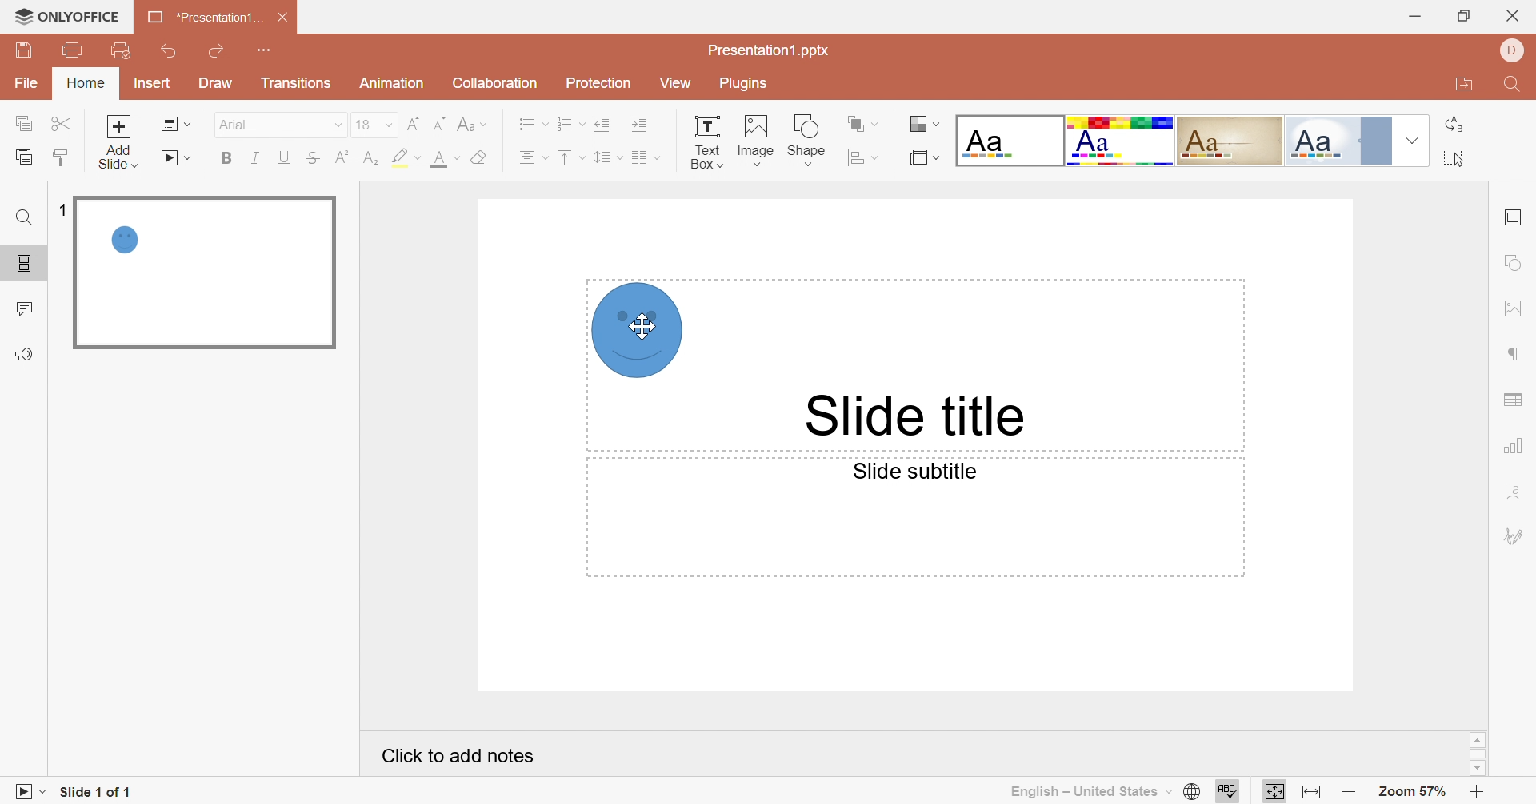  I want to click on Highlight color, so click(405, 157).